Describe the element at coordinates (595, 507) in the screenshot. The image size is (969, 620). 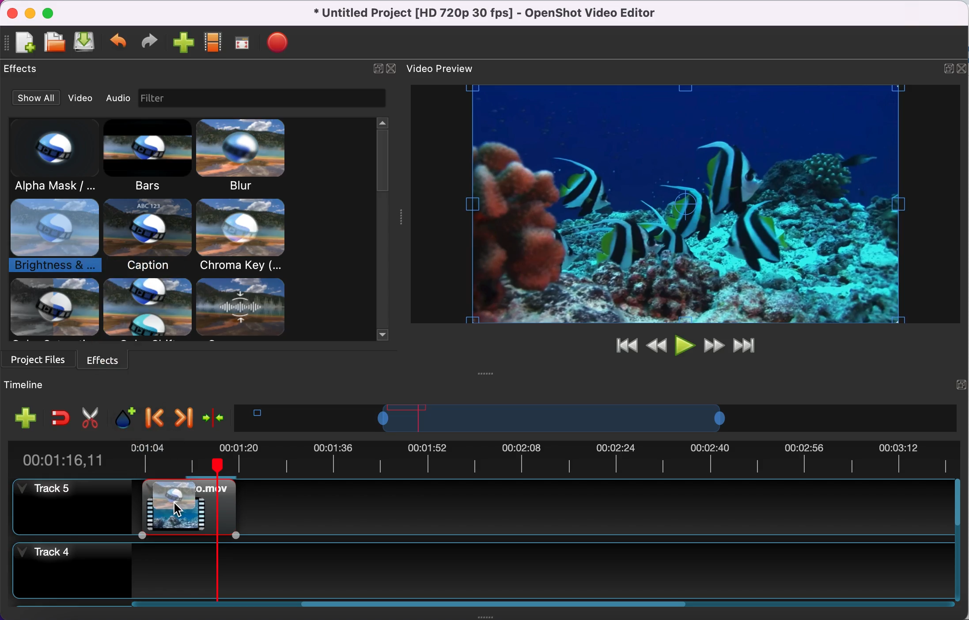
I see `Track 5` at that location.